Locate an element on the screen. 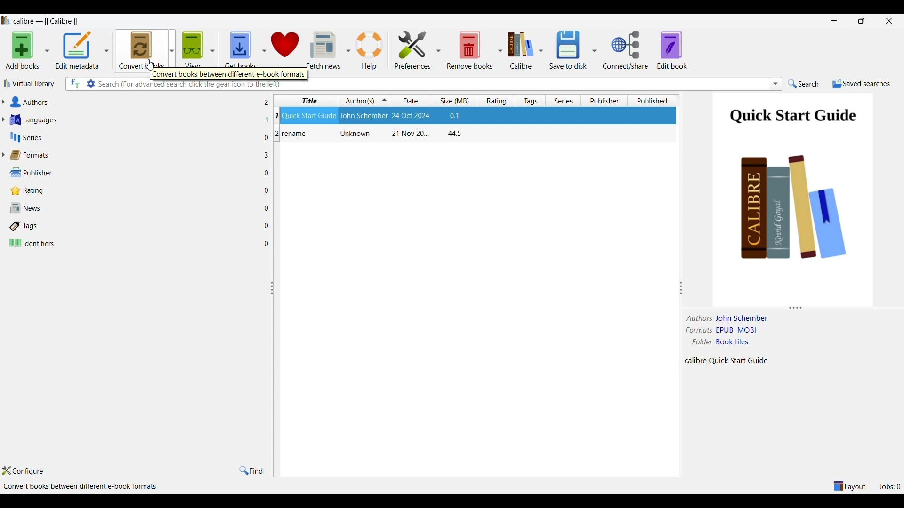 The height and width of the screenshot is (508, 904). Add books is located at coordinates (23, 50).